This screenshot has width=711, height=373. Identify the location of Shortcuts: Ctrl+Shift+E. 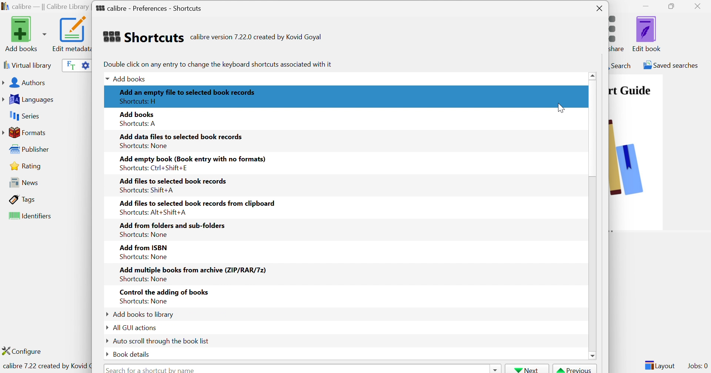
(153, 168).